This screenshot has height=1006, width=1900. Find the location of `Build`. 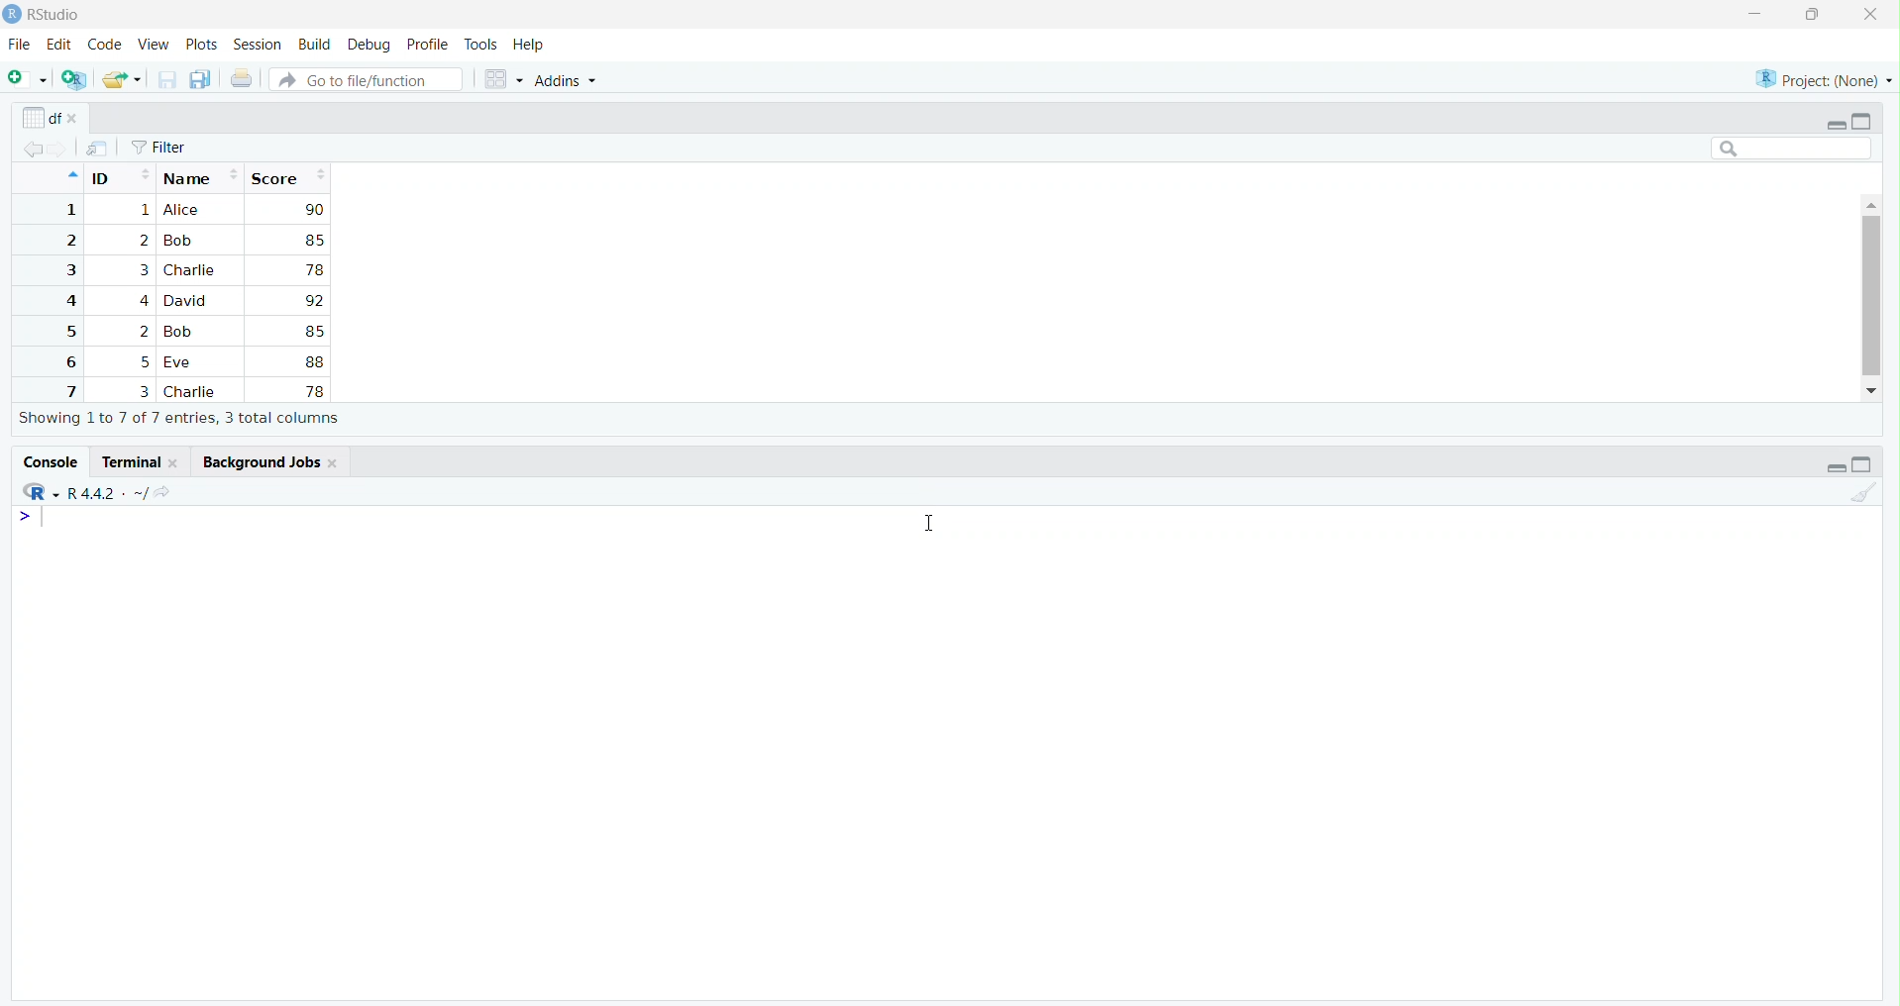

Build is located at coordinates (315, 45).